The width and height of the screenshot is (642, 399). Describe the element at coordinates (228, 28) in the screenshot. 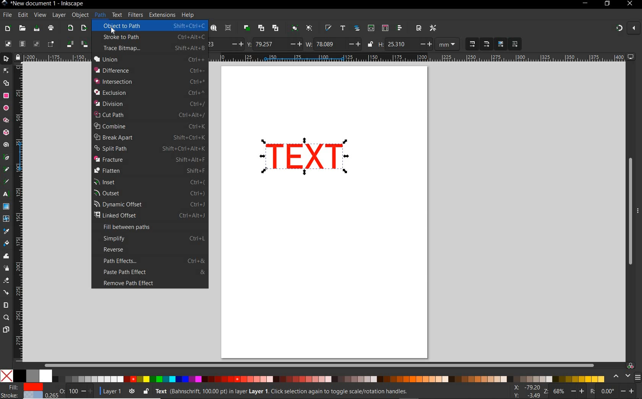

I see `ZOOM CENTER PAGE` at that location.